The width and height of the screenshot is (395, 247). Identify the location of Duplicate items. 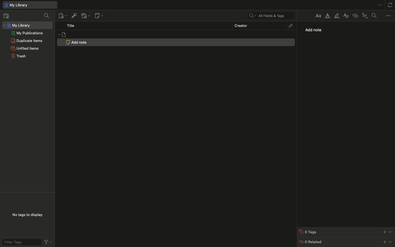
(27, 40).